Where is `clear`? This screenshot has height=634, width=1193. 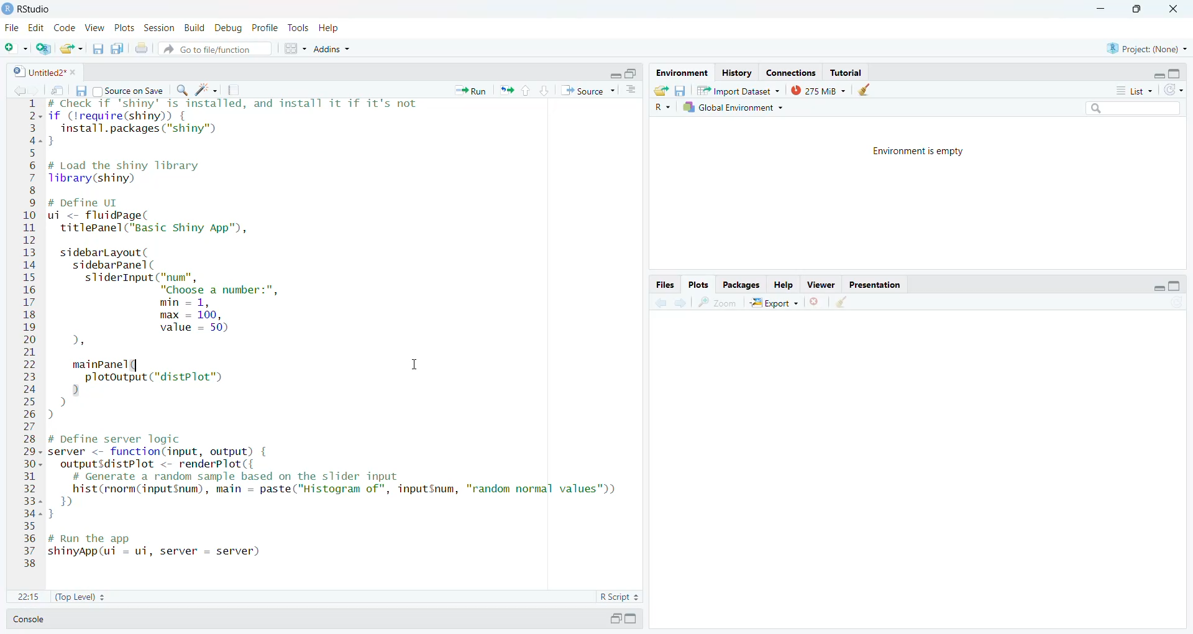
clear is located at coordinates (841, 301).